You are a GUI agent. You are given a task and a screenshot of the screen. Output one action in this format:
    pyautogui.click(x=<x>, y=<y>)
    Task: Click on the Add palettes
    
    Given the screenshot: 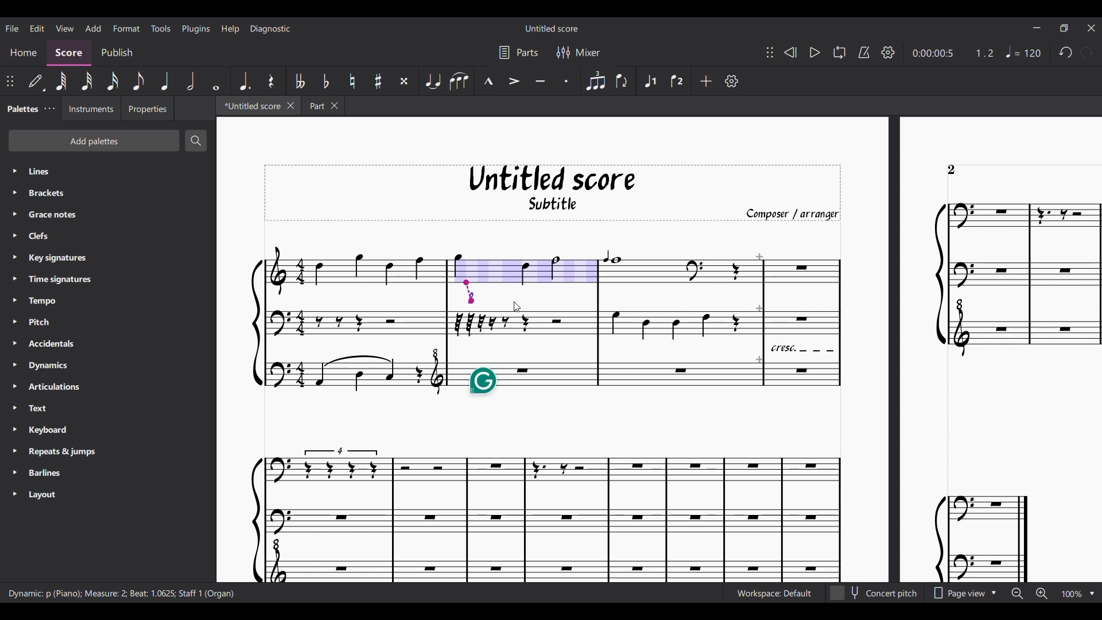 What is the action you would take?
    pyautogui.click(x=94, y=141)
    